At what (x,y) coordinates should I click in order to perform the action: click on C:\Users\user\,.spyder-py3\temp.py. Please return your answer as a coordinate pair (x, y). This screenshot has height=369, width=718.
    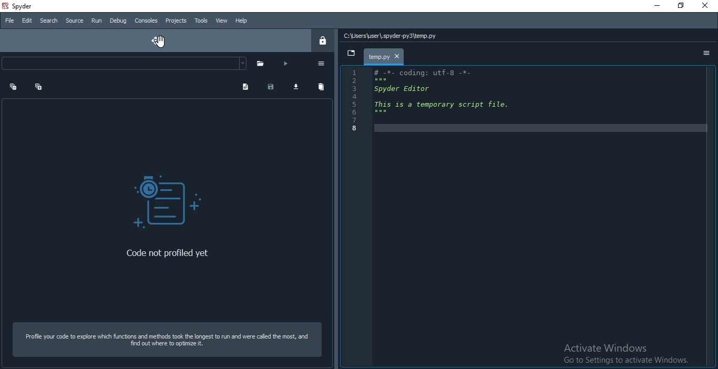
    Looking at the image, I should click on (391, 36).